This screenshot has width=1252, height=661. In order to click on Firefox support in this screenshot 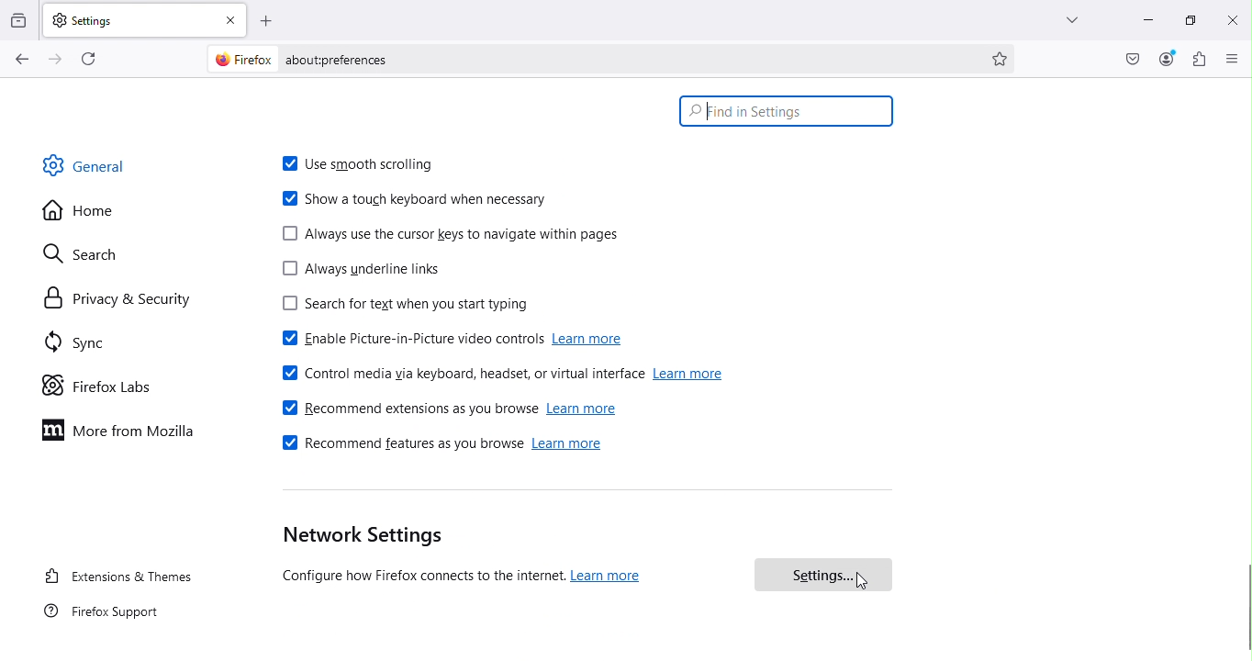, I will do `click(104, 615)`.